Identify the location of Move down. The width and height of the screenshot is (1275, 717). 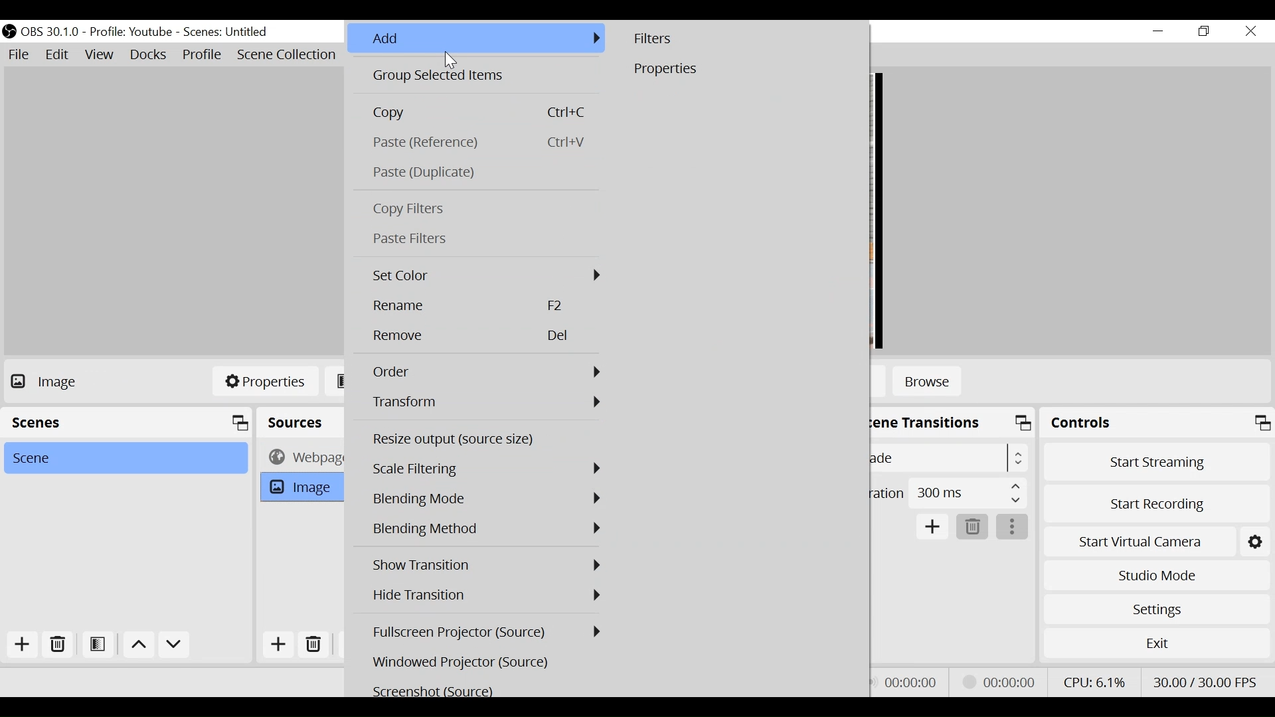
(175, 646).